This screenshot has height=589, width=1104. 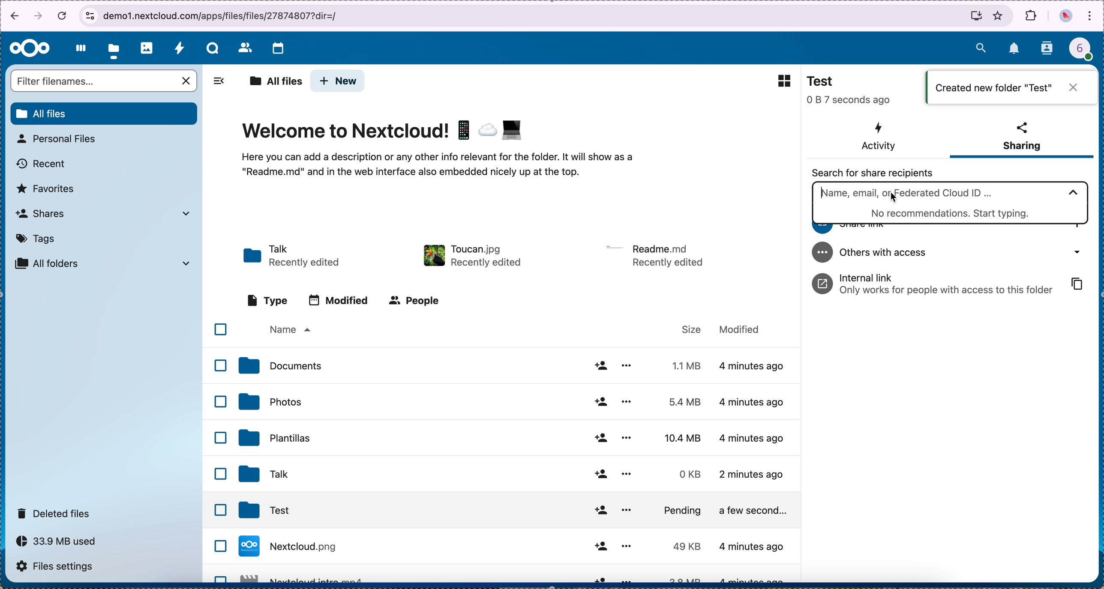 What do you see at coordinates (105, 82) in the screenshot?
I see `search bar` at bounding box center [105, 82].